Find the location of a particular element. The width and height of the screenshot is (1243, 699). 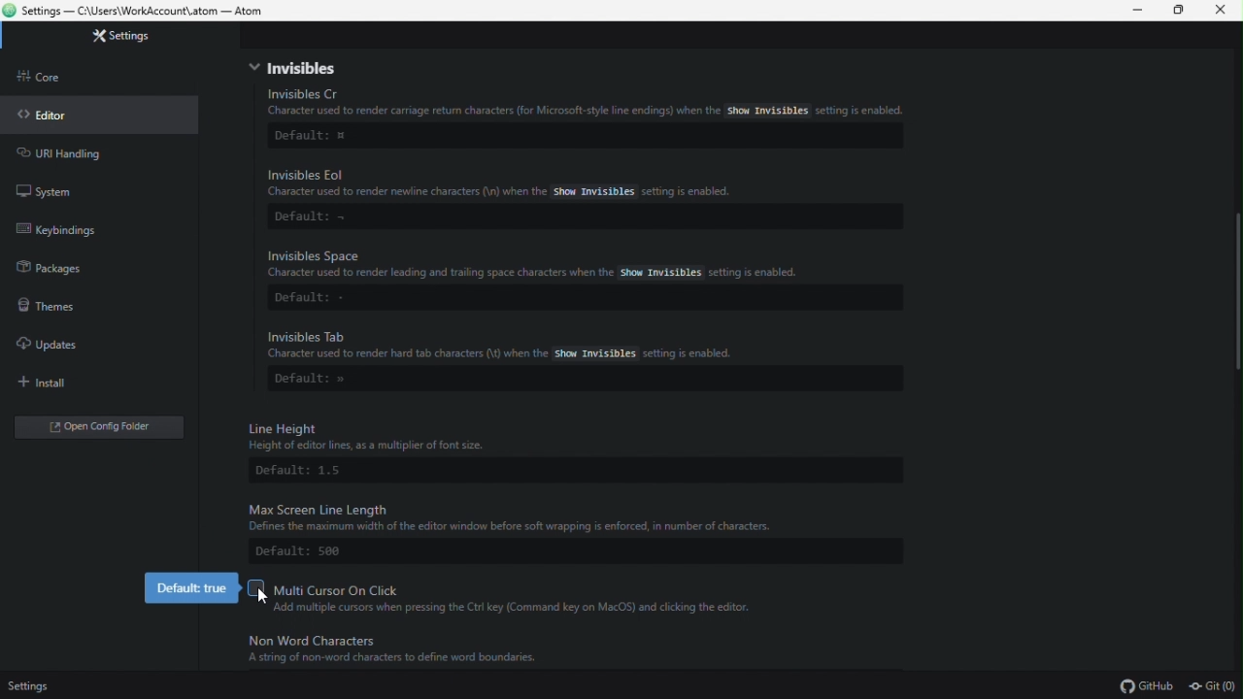

Invisibles Eol Character used to render newline characters (\n) when the Show invisibles setting is enabled. is located at coordinates (512, 183).